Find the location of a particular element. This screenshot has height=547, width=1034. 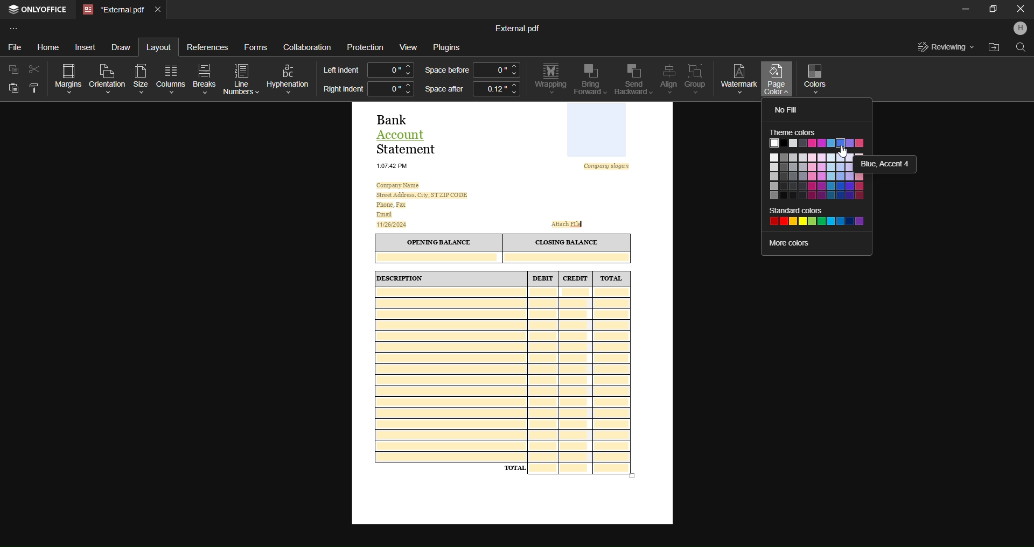

This is a 30 day eviction notice informing tenants that they must either pay overdue rent, correct a lease violation, or vacate the premises due to illegal activity. Failure to comply will result in legal actions. is located at coordinates (513, 313).